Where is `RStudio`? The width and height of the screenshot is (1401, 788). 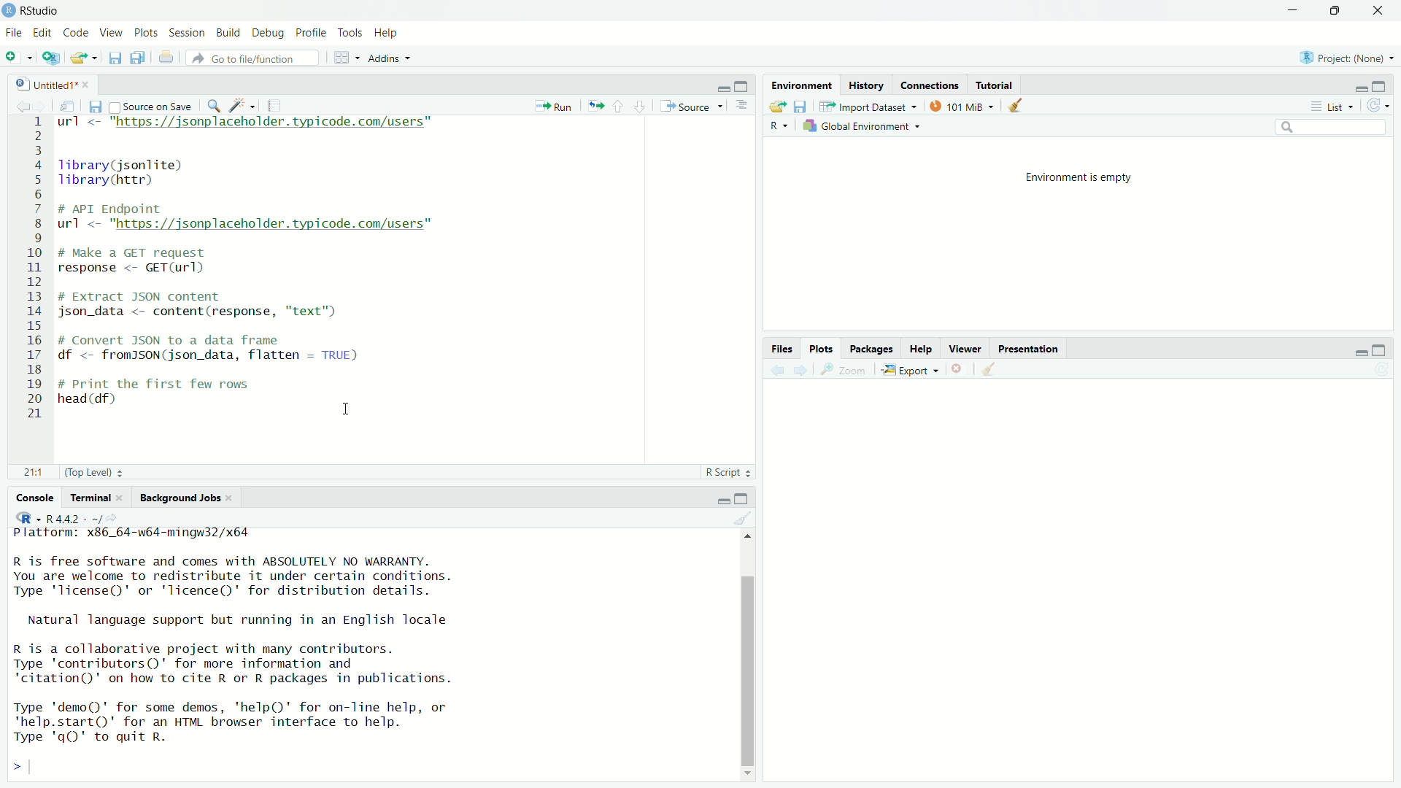
RStudio is located at coordinates (31, 11).